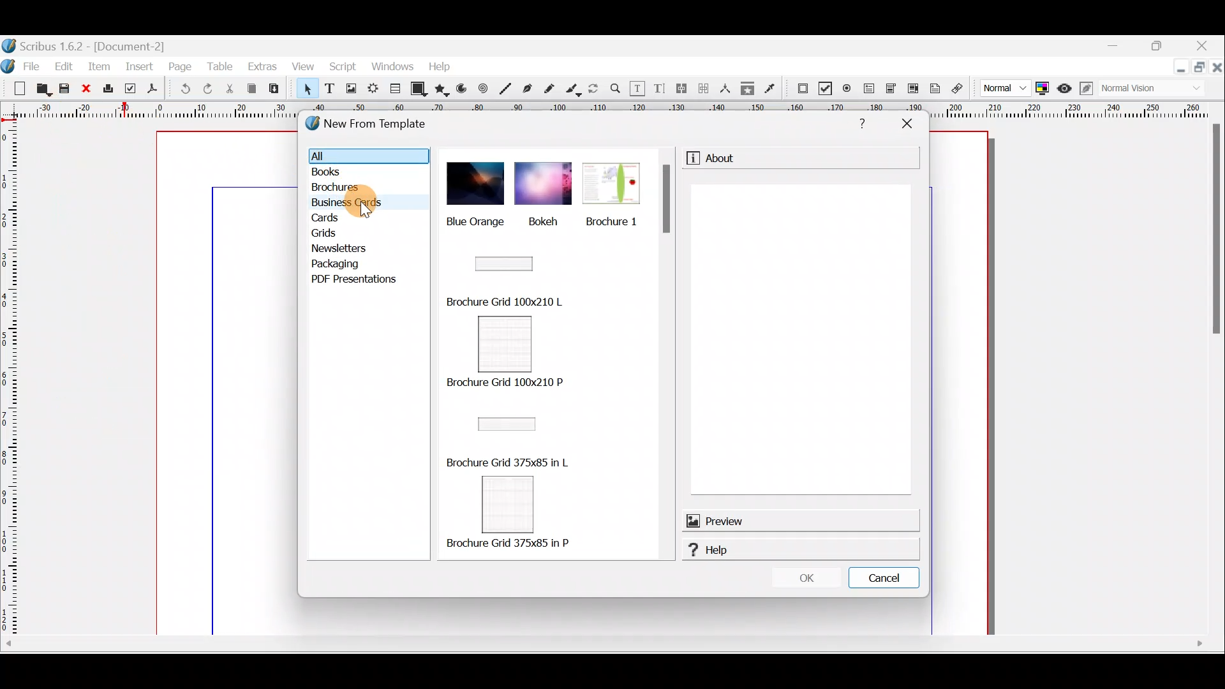  I want to click on Rotate item, so click(594, 89).